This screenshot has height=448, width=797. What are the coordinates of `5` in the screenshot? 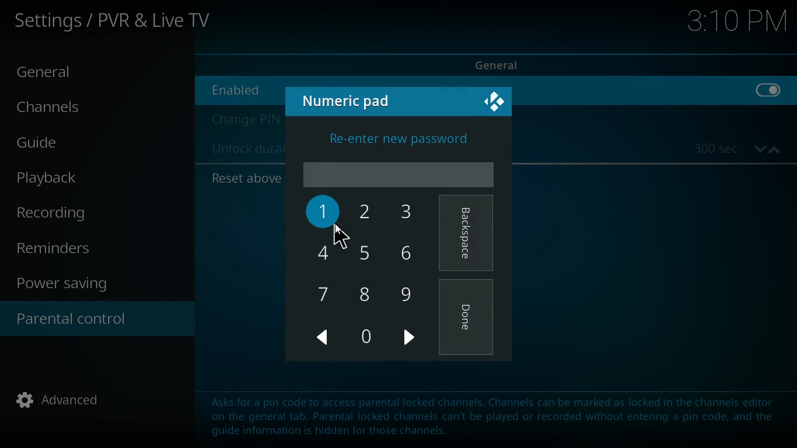 It's located at (367, 252).